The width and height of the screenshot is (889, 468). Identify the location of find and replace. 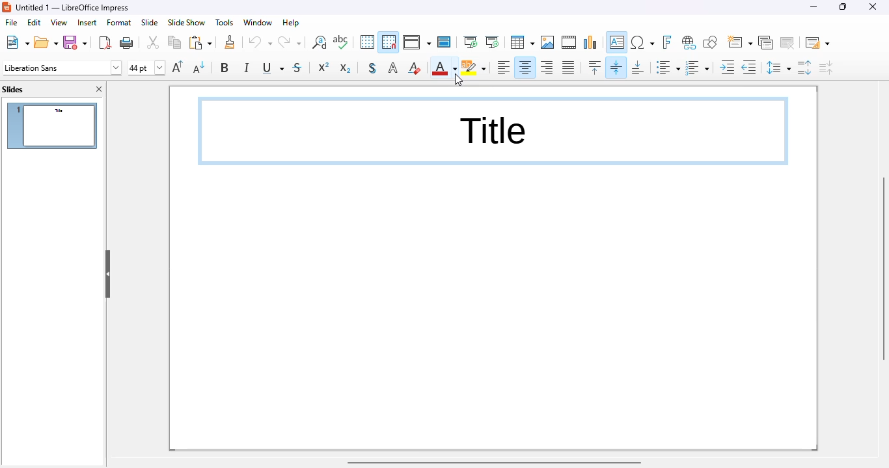
(320, 42).